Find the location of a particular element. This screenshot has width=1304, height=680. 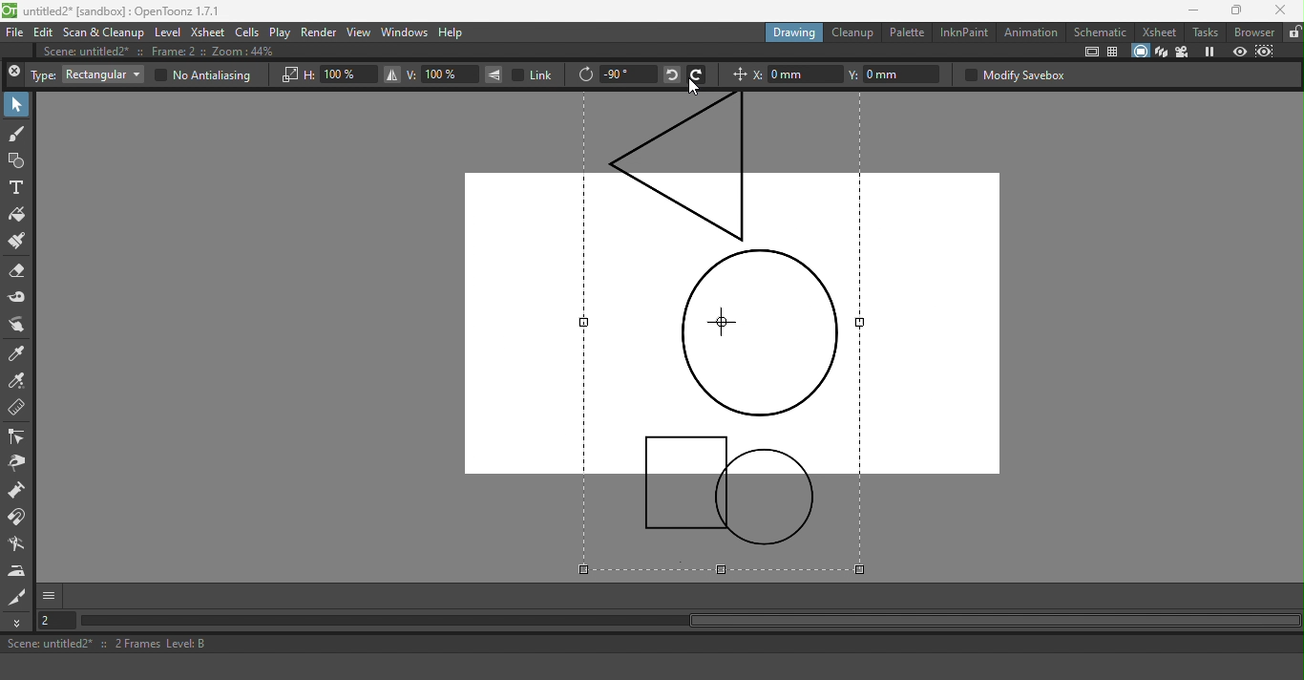

Style picker tool is located at coordinates (19, 353).